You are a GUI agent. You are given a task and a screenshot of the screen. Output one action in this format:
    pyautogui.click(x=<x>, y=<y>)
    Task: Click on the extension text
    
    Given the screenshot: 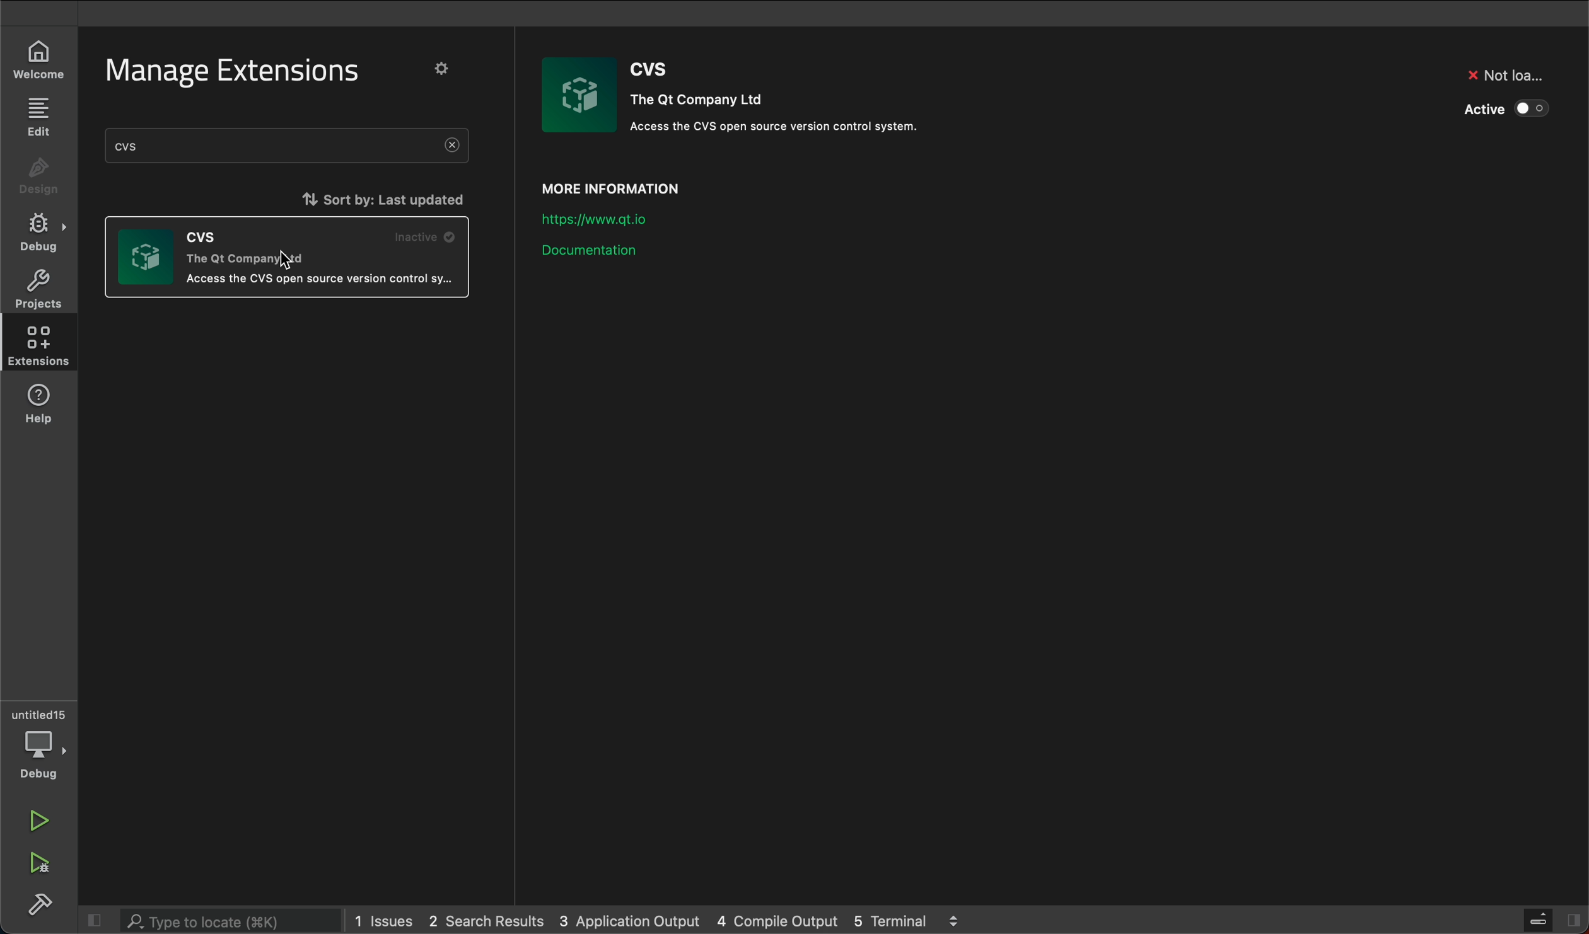 What is the action you would take?
    pyautogui.click(x=245, y=246)
    